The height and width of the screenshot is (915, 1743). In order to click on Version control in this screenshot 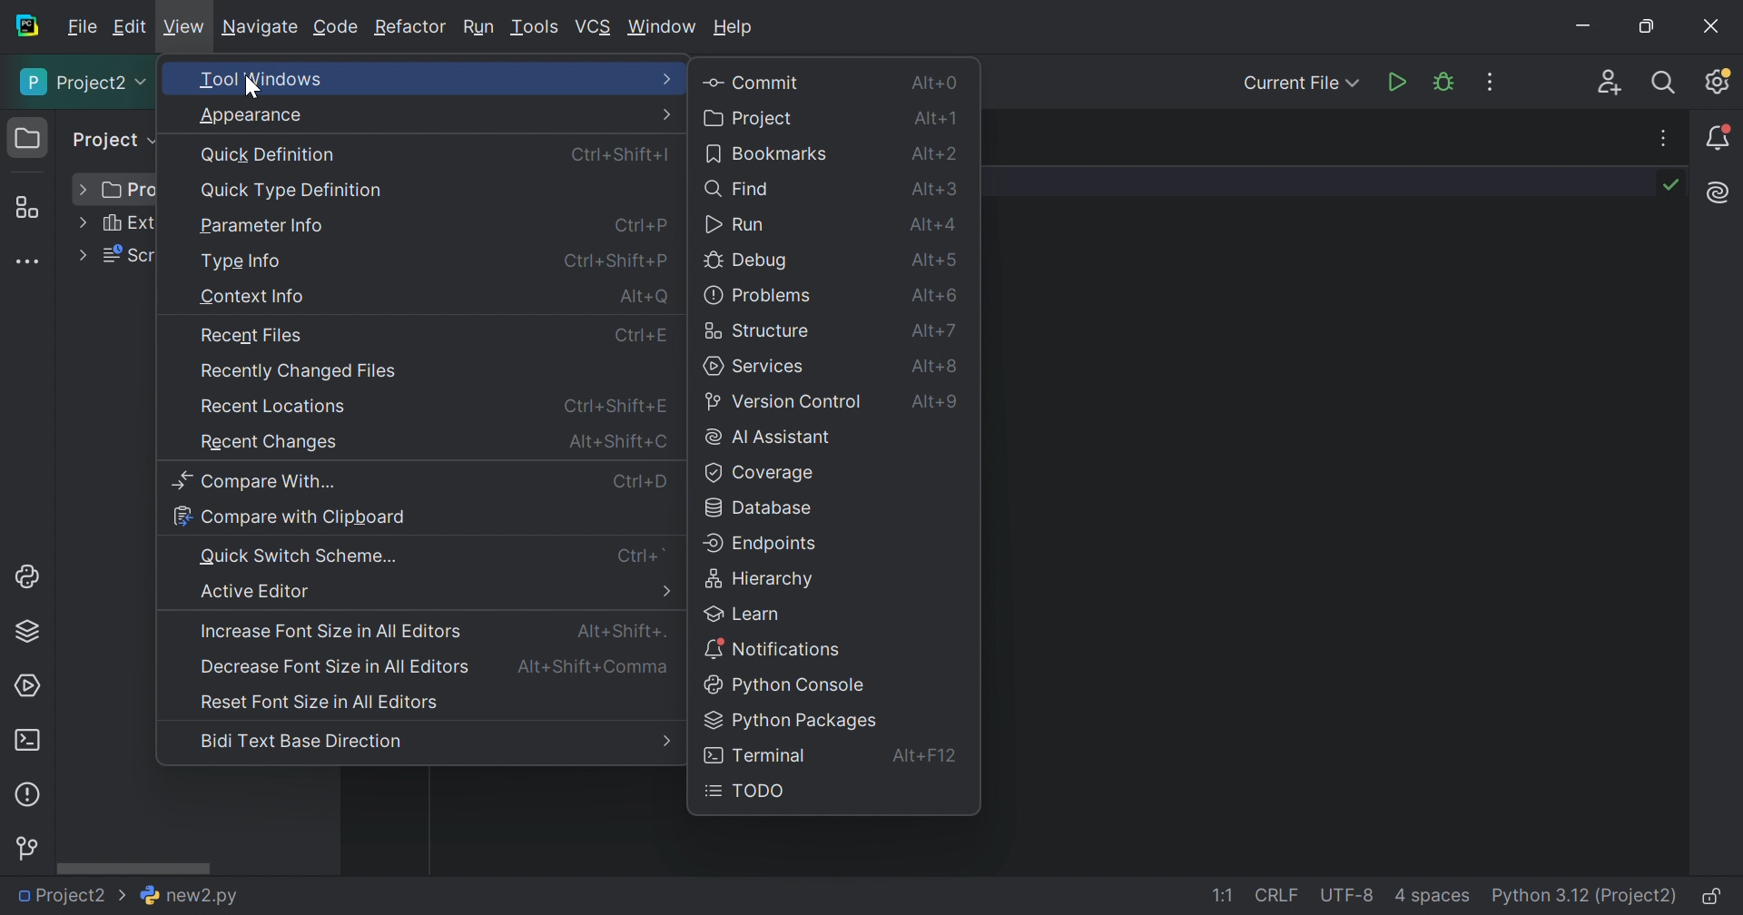, I will do `click(789, 401)`.